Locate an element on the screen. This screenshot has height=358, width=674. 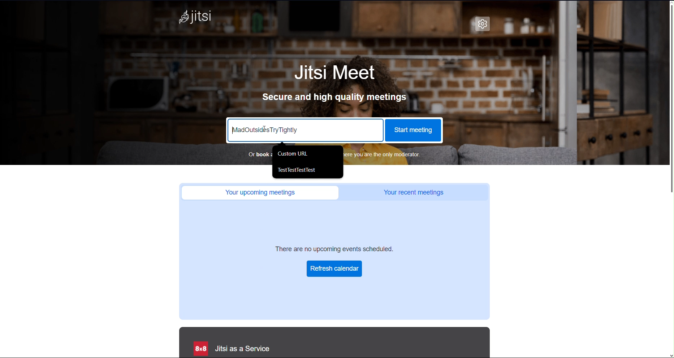
Jitsi Meet is located at coordinates (333, 74).